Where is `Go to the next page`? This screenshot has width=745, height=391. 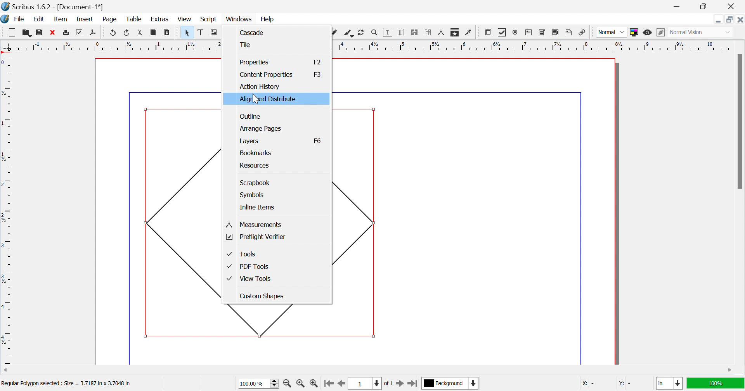
Go to the next page is located at coordinates (401, 385).